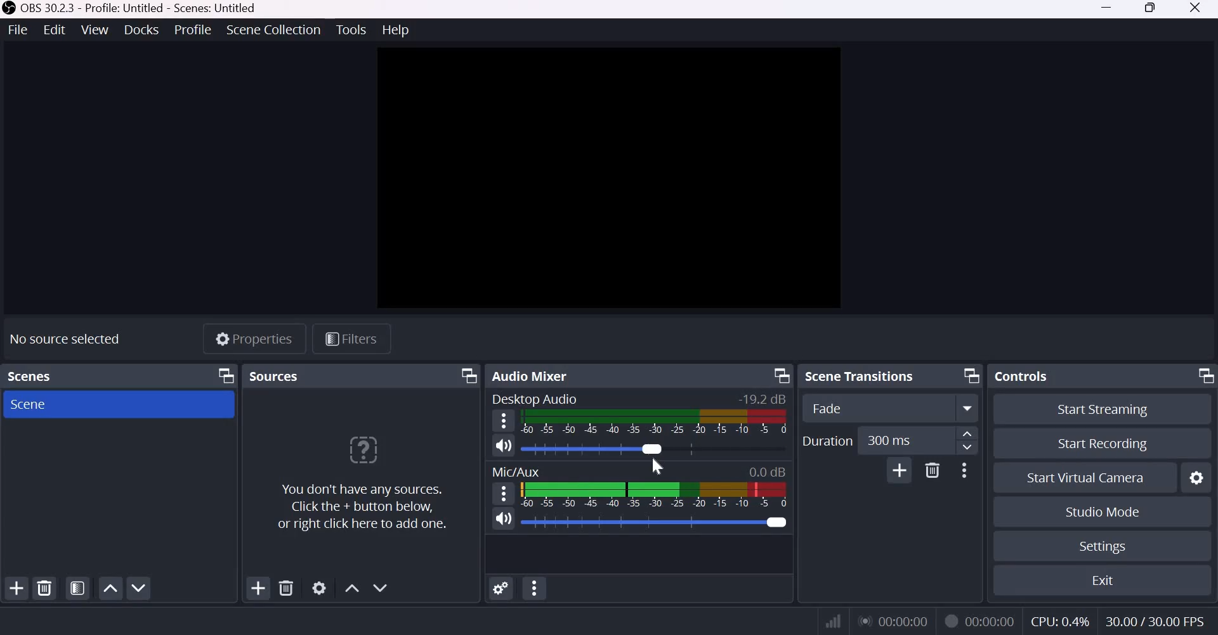  Describe the element at coordinates (1101, 512) in the screenshot. I see `Studio Mode` at that location.